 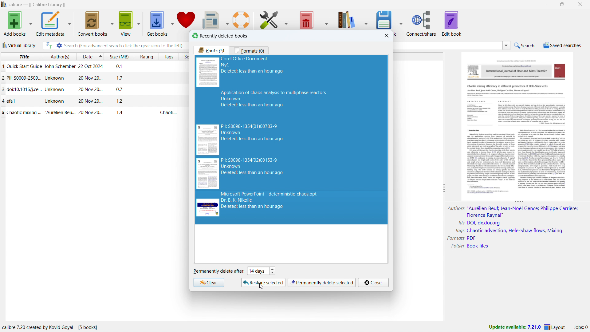 What do you see at coordinates (69, 24) in the screenshot?
I see `edit metadata options` at bounding box center [69, 24].